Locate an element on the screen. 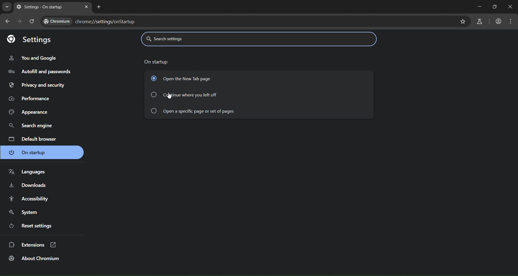 The height and width of the screenshot is (276, 518). current page is located at coordinates (39, 7).